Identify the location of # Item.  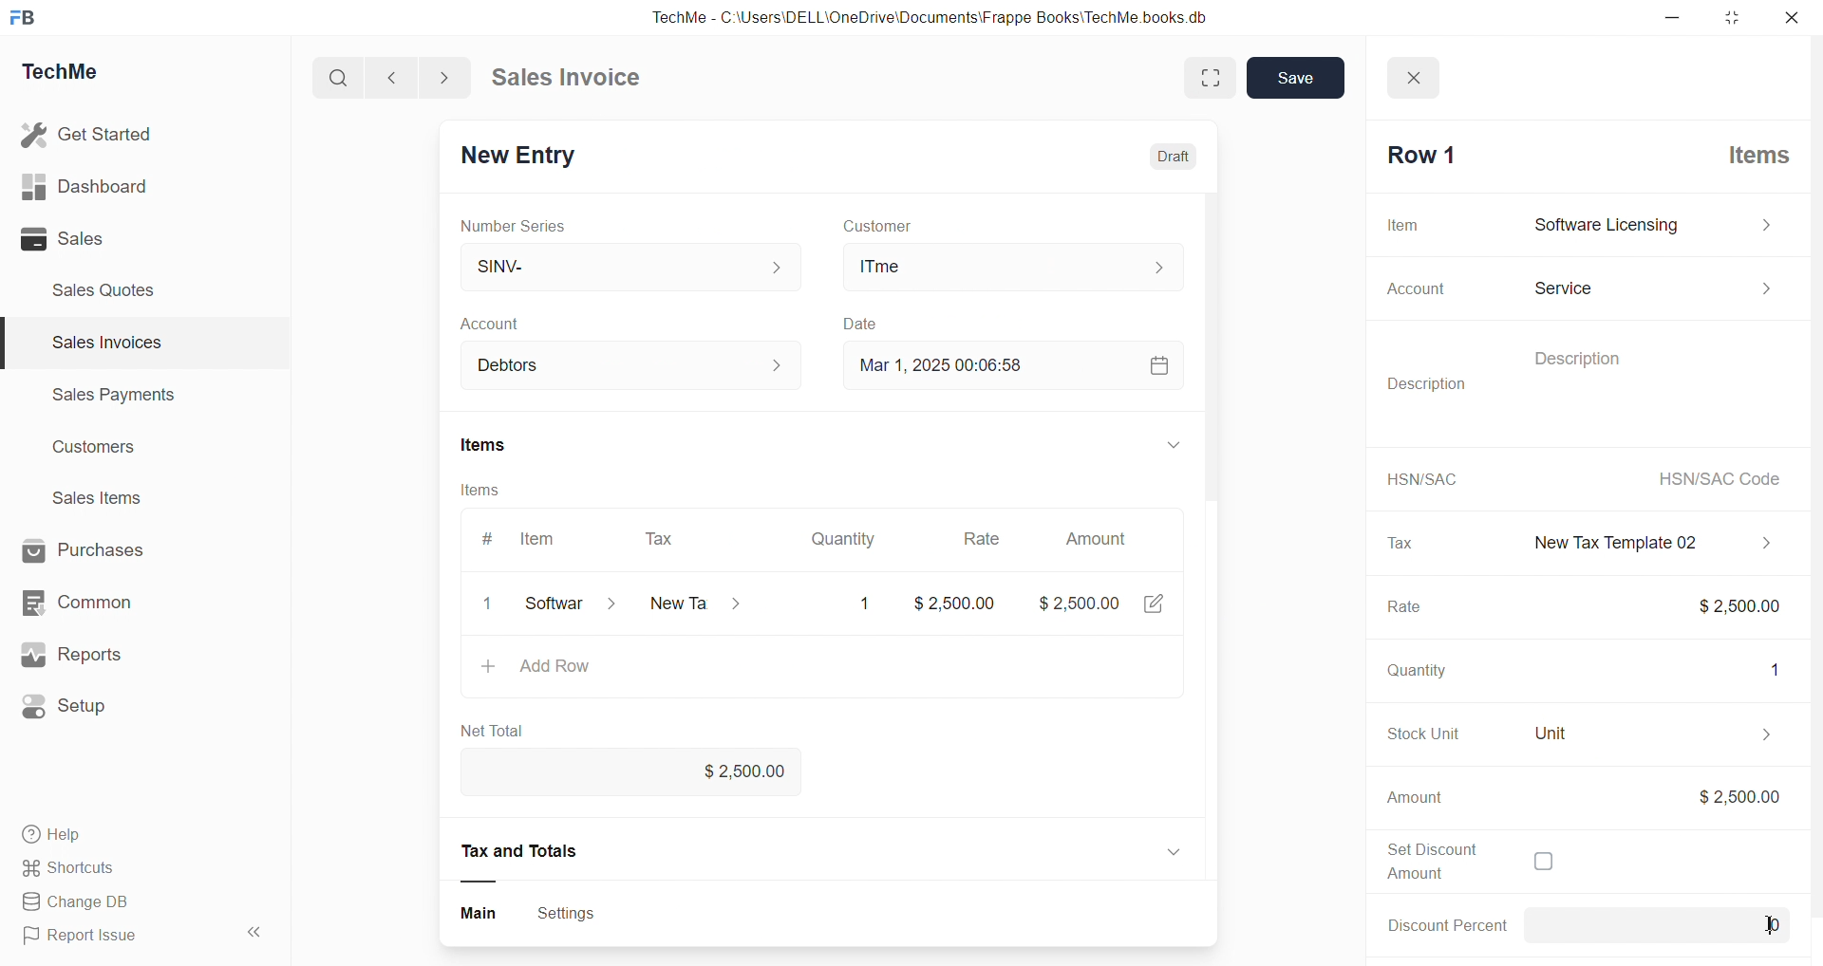
(525, 540).